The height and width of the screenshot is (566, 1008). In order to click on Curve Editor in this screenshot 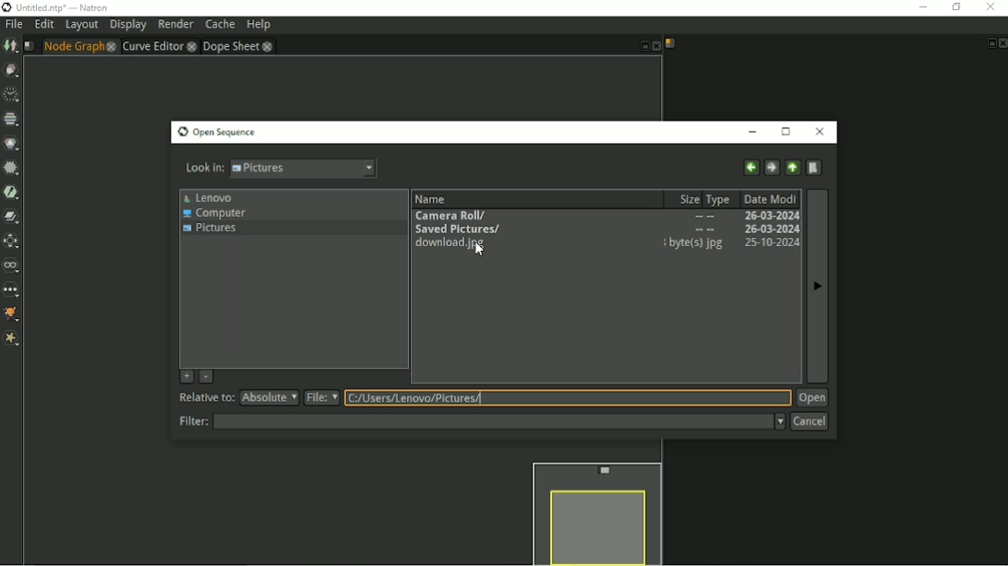, I will do `click(158, 46)`.